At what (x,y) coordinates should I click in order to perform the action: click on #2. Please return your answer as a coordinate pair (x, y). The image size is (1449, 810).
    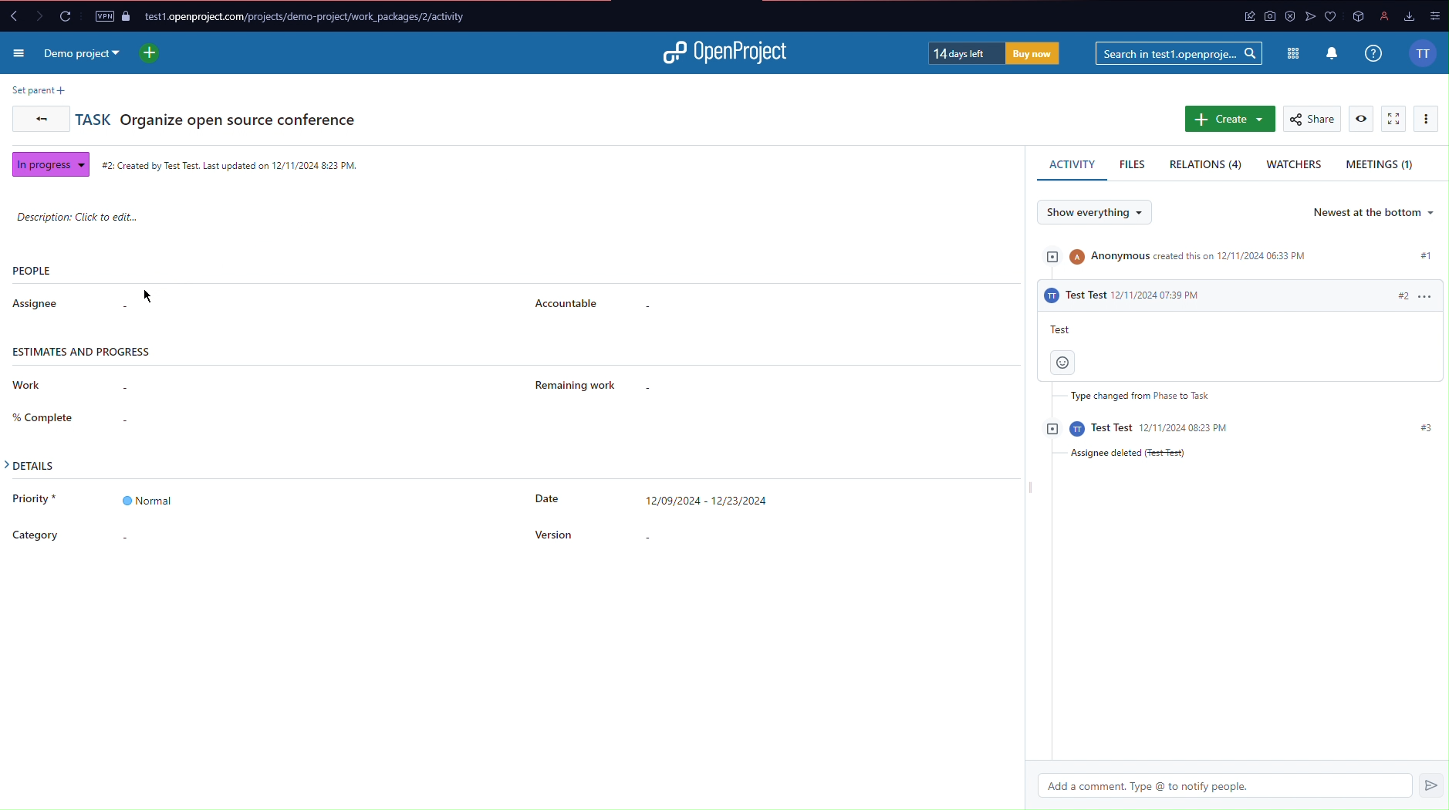
    Looking at the image, I should click on (1417, 295).